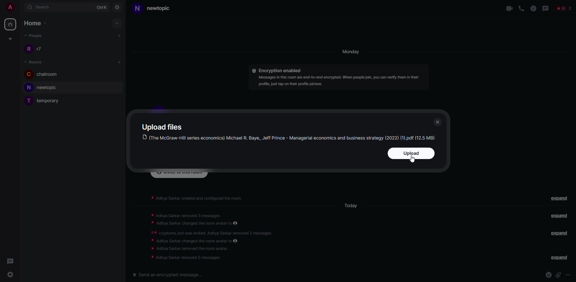 The height and width of the screenshot is (282, 576). What do you see at coordinates (352, 206) in the screenshot?
I see `day` at bounding box center [352, 206].